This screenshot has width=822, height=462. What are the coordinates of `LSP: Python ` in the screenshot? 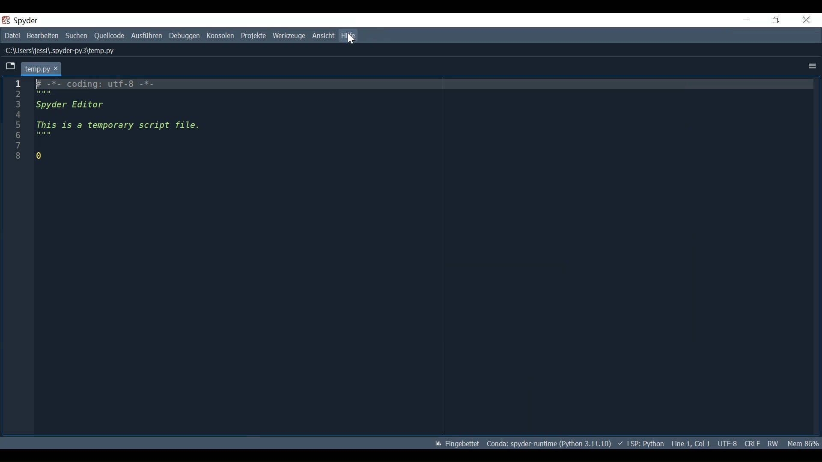 It's located at (642, 443).